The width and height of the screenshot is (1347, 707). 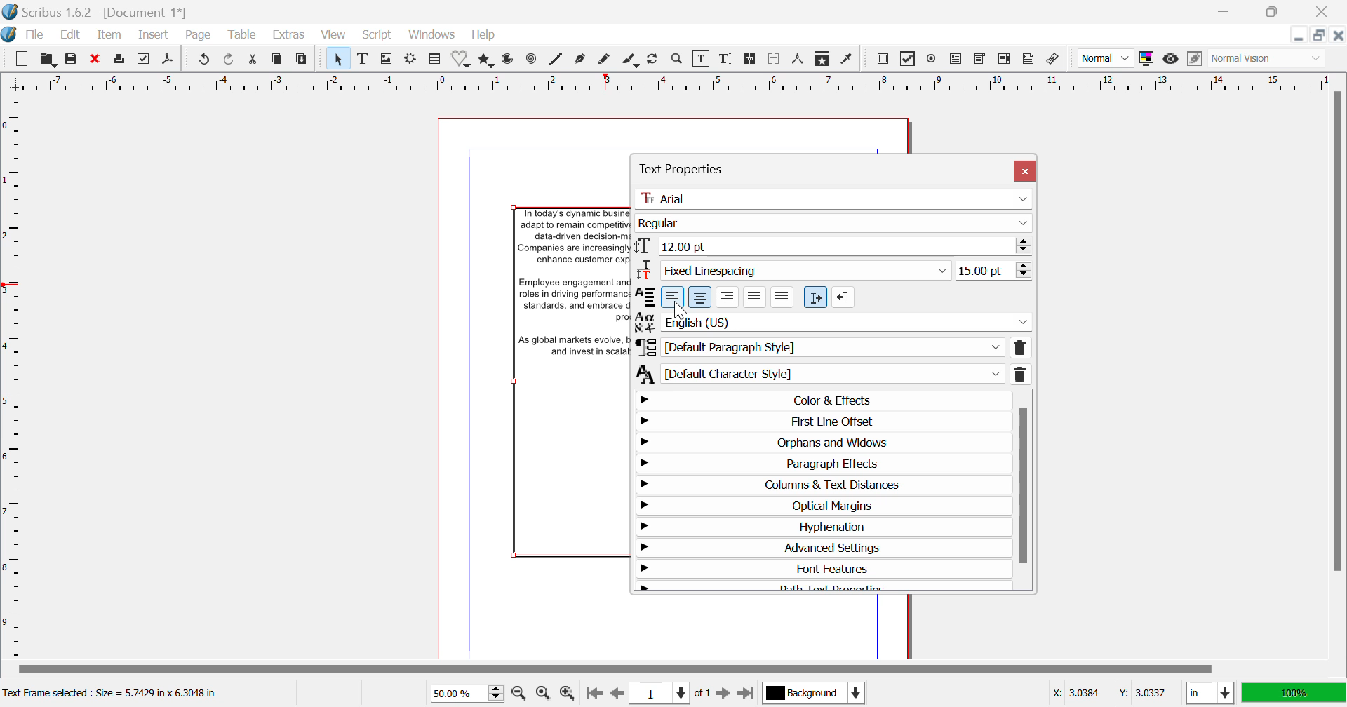 I want to click on Background, so click(x=812, y=692).